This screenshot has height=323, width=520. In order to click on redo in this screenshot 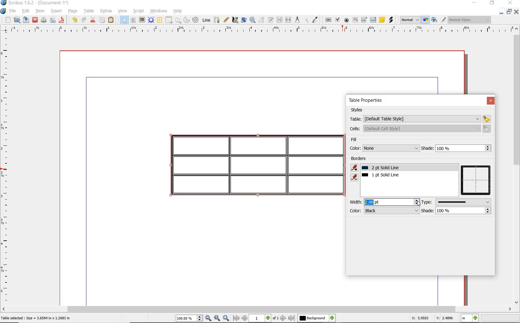, I will do `click(84, 20)`.